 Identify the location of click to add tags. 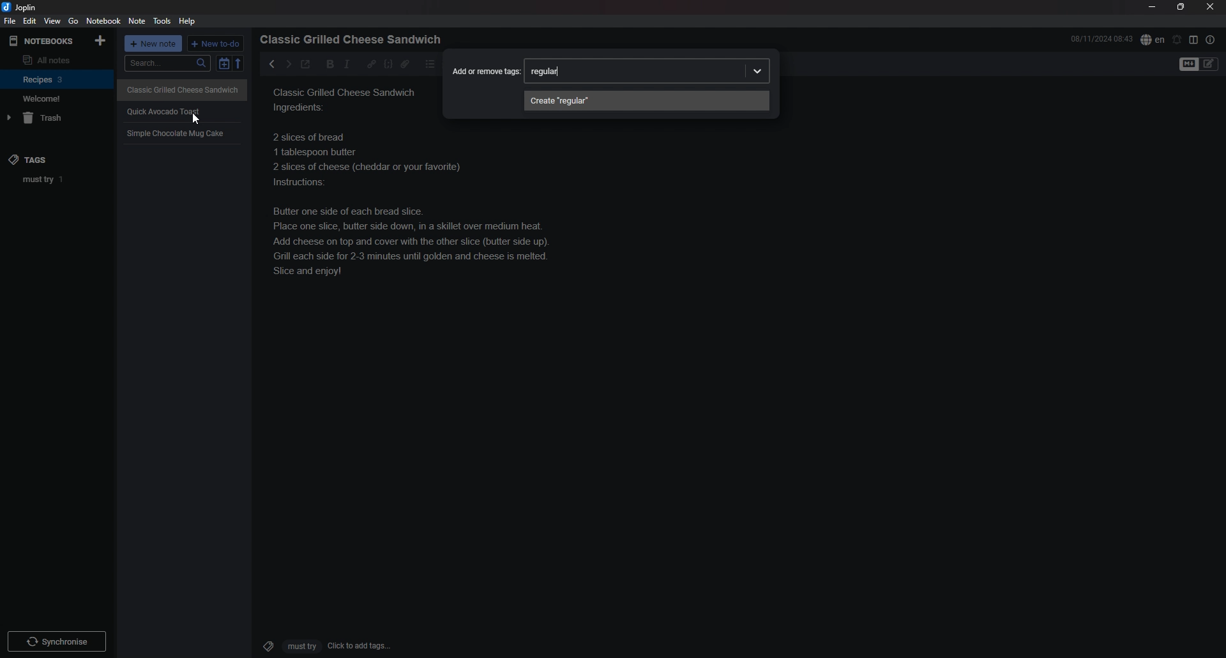
(321, 645).